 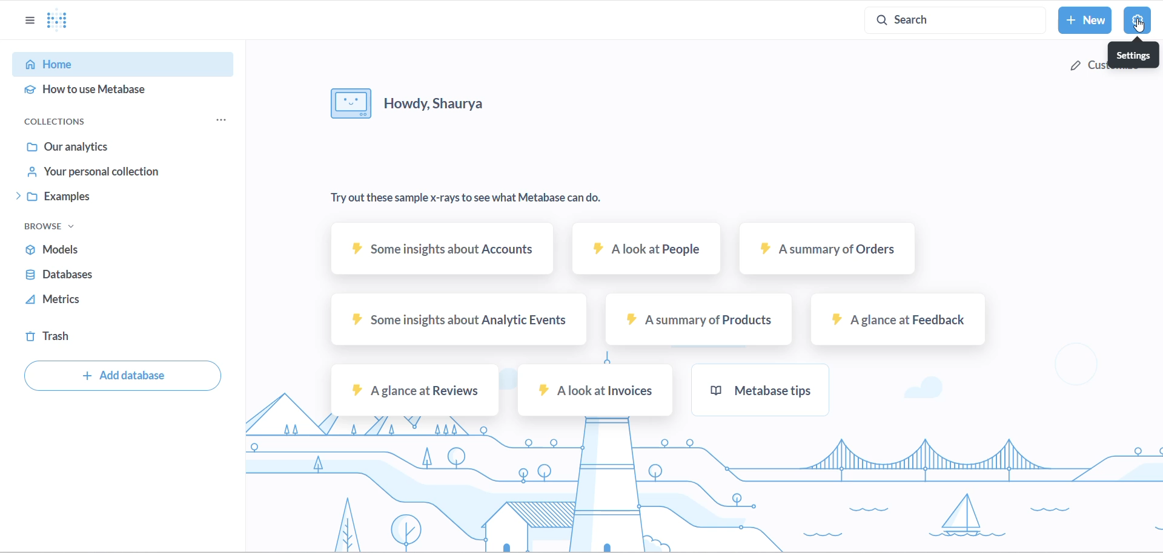 I want to click on OPTIONS, so click(x=225, y=122).